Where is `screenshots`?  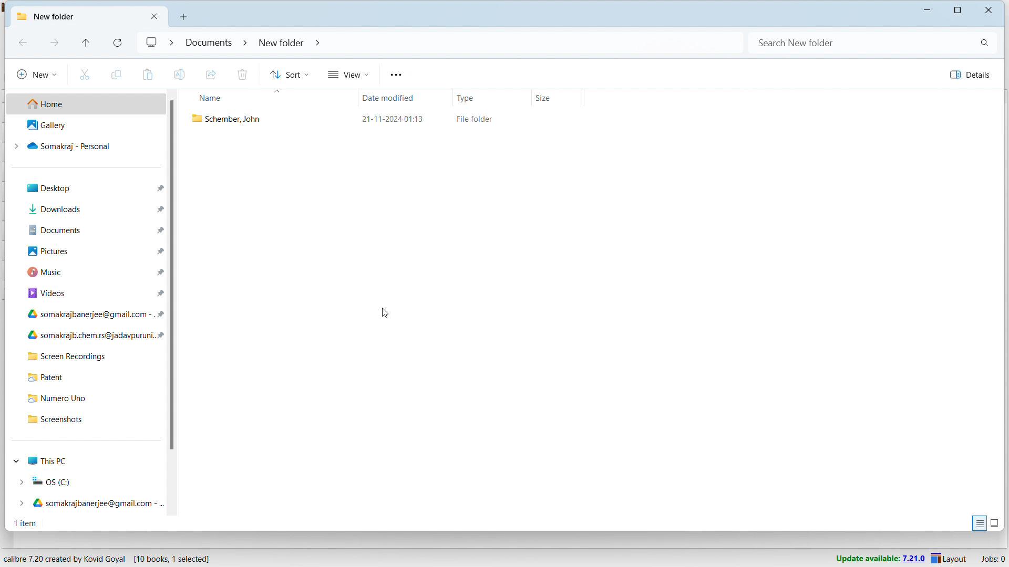
screenshots is located at coordinates (56, 419).